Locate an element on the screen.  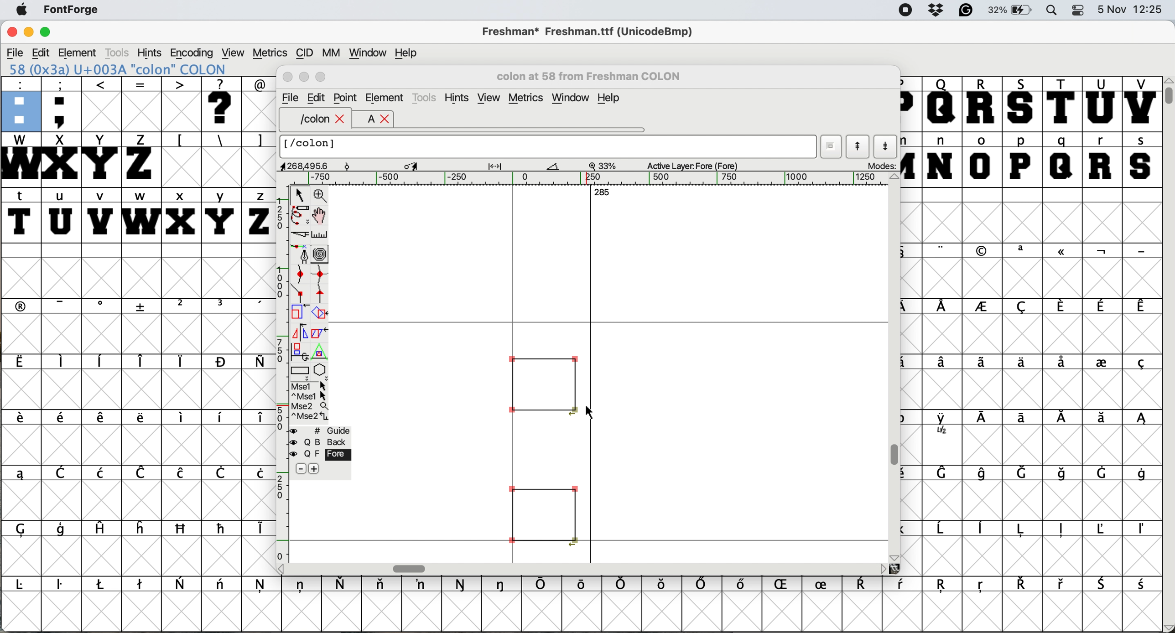
symbol is located at coordinates (1062, 253).